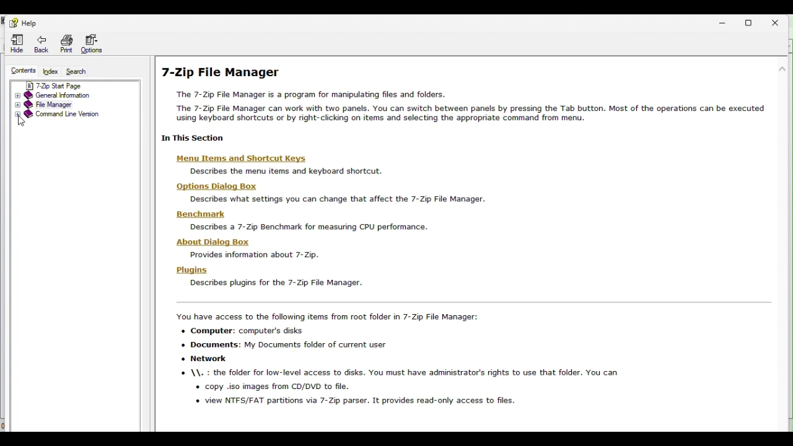  I want to click on Back, so click(42, 43).